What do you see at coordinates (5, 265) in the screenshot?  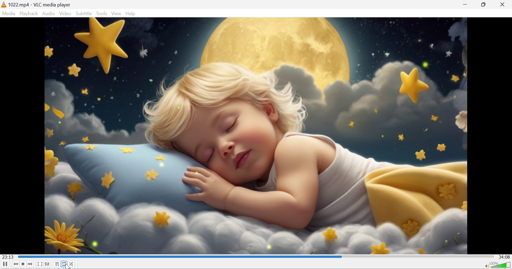 I see `Pause the playback` at bounding box center [5, 265].